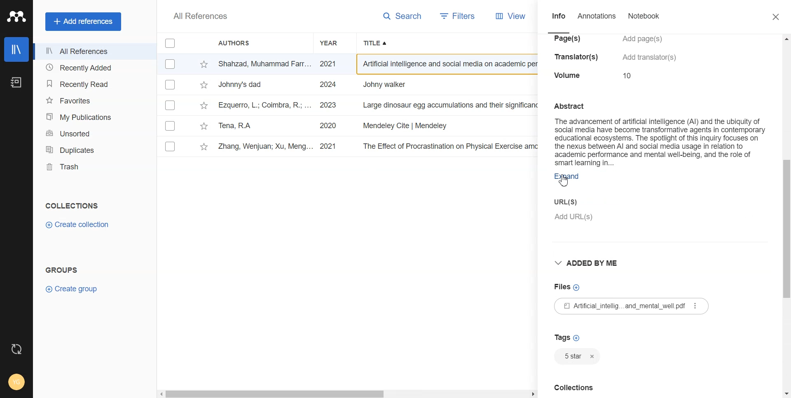  I want to click on Favorites, so click(88, 101).